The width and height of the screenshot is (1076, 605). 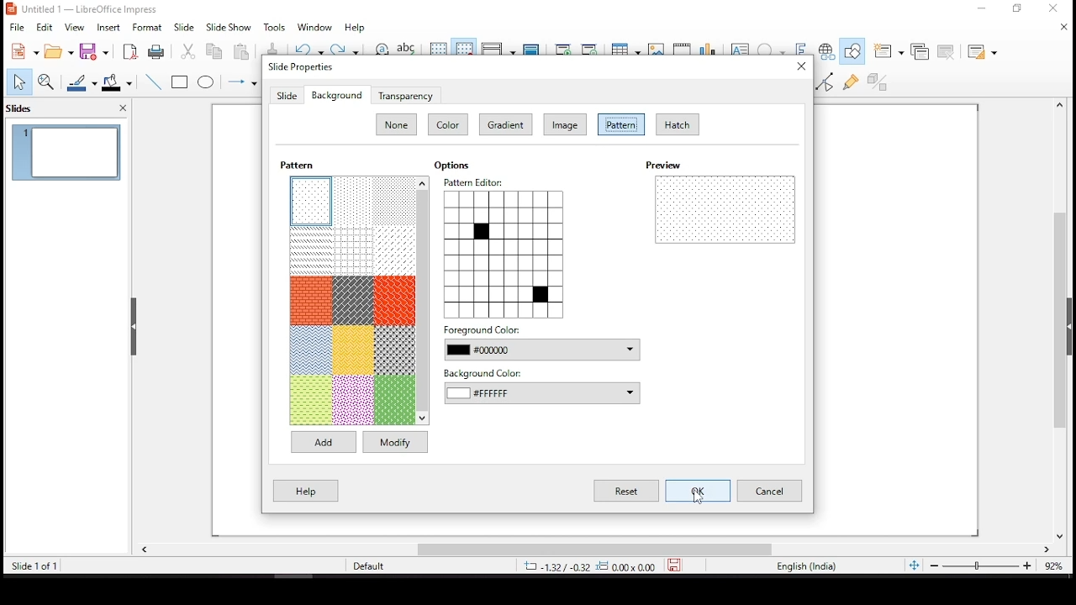 I want to click on close window, so click(x=1058, y=9).